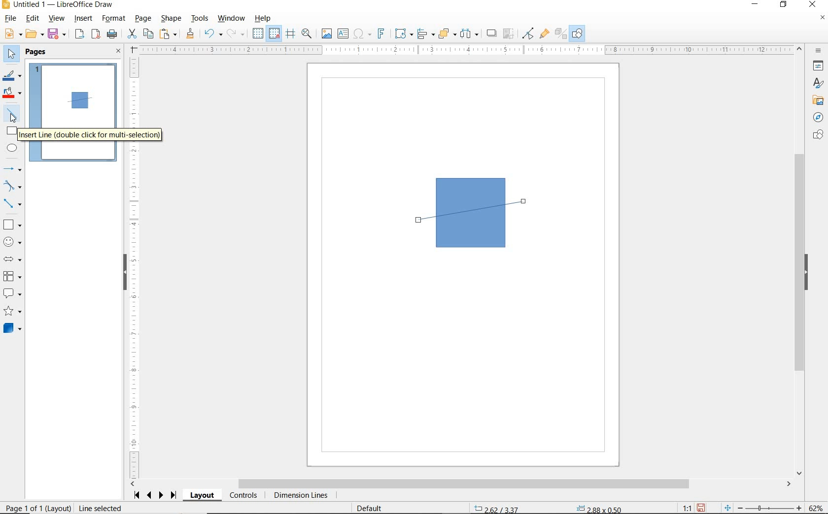 Image resolution: width=828 pixels, height=514 pixels. Describe the element at coordinates (243, 496) in the screenshot. I see `CONTROLS` at that location.